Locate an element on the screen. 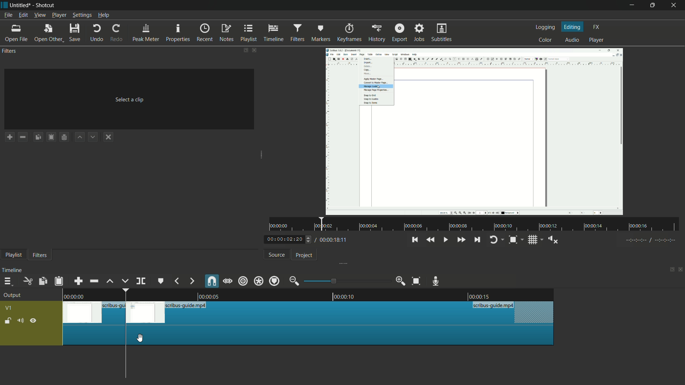 This screenshot has width=685, height=385. peak meter is located at coordinates (146, 32).